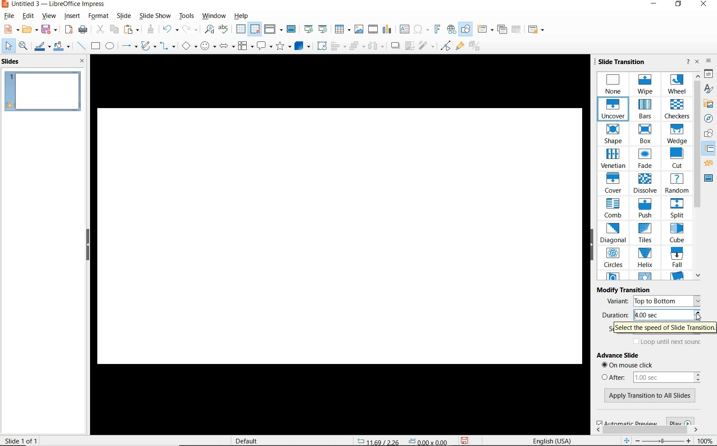 The height and width of the screenshot is (446, 717). I want to click on FILL COLOR, so click(63, 46).